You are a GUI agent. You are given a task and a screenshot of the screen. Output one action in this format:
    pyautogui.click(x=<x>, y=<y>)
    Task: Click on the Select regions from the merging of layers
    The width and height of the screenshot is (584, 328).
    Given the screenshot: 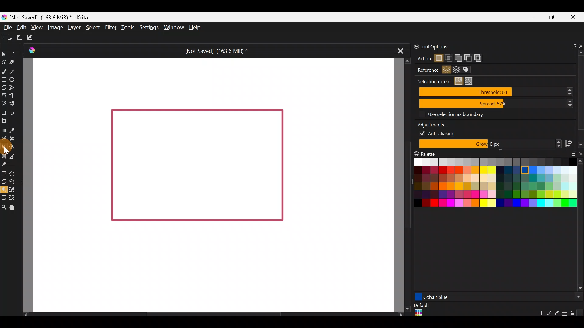 What is the action you would take?
    pyautogui.click(x=457, y=71)
    